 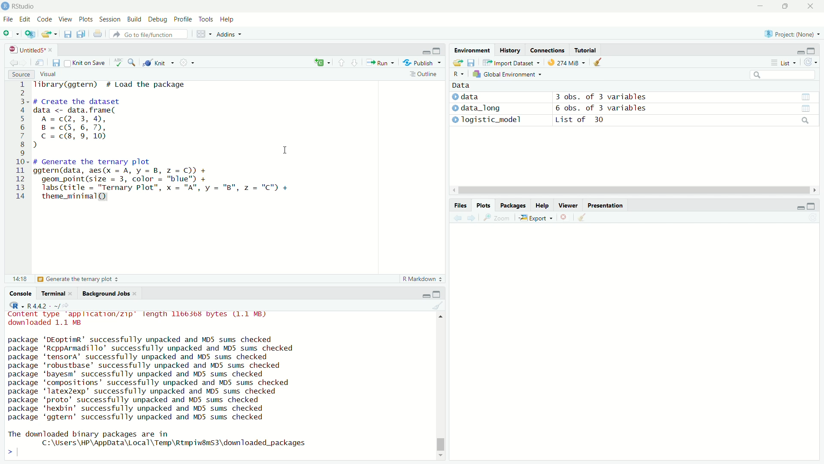 I want to click on Packages, so click(x=512, y=205).